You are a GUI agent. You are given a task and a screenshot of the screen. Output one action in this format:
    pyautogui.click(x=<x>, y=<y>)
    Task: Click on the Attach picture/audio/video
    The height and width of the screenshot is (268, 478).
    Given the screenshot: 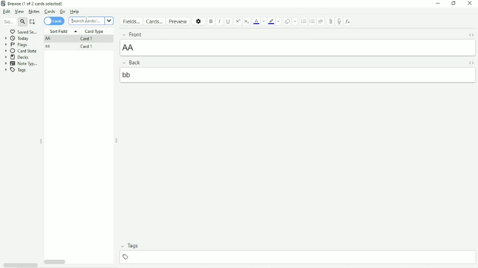 What is the action you would take?
    pyautogui.click(x=330, y=21)
    